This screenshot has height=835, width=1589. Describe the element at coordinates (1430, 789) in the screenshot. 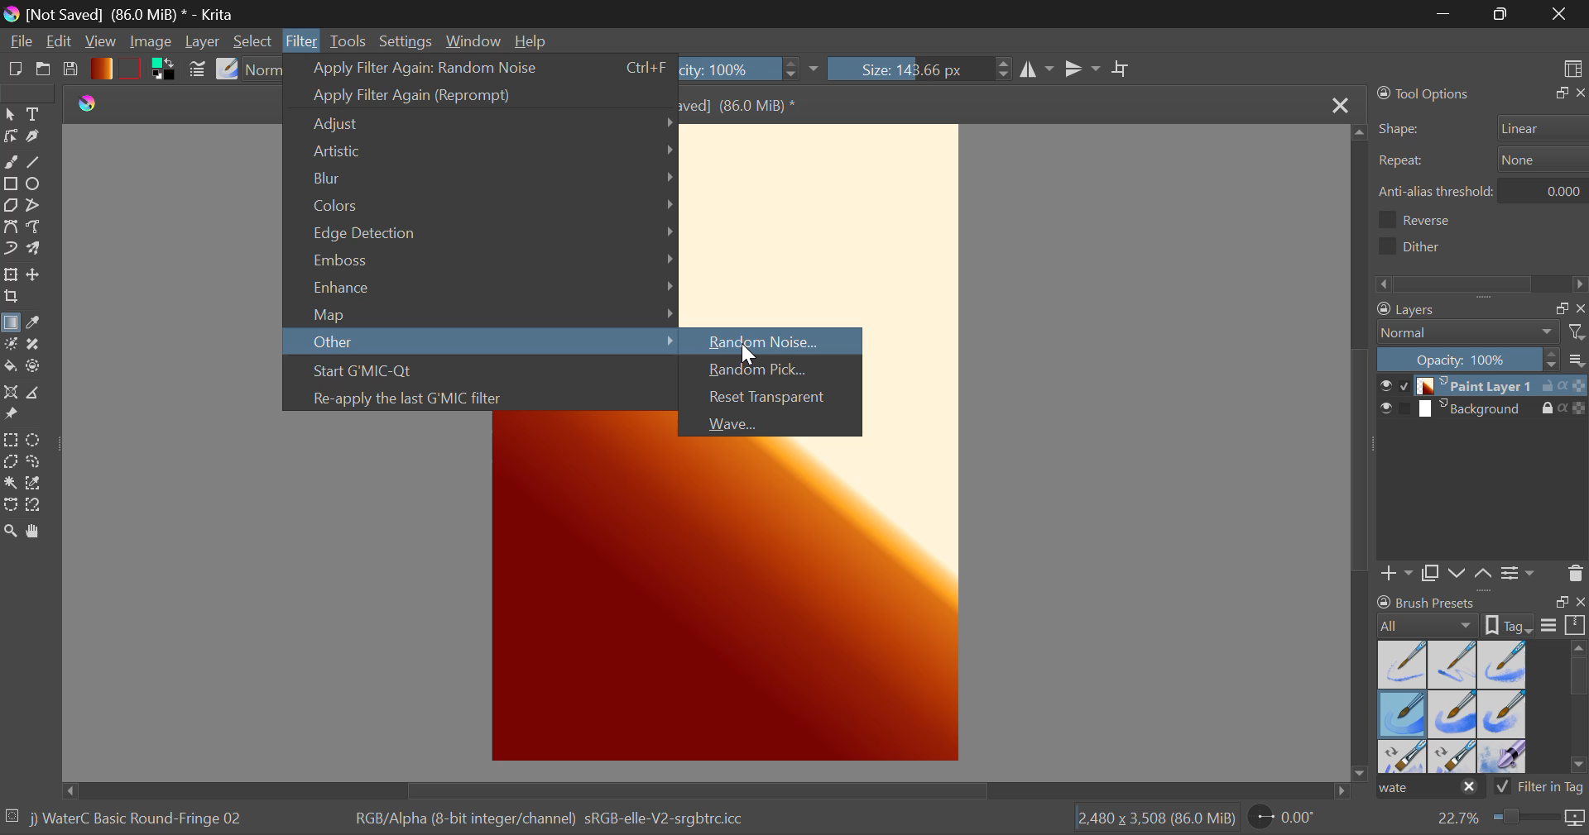

I see `Wate` at that location.